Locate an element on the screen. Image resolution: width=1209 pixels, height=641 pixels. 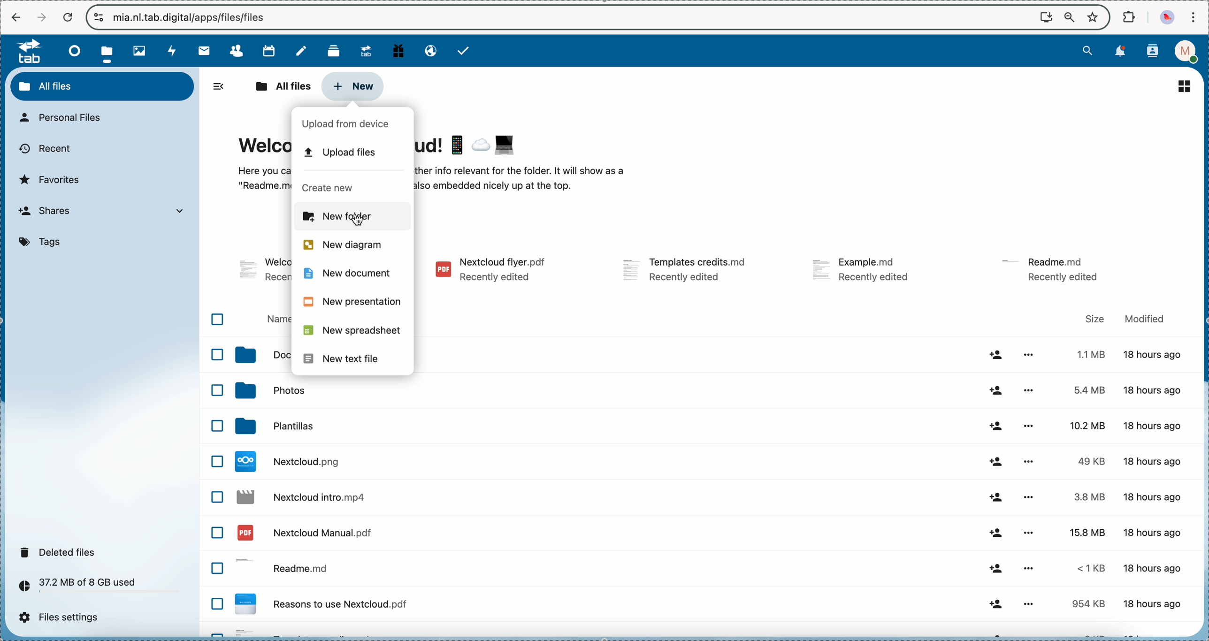
share is located at coordinates (995, 354).